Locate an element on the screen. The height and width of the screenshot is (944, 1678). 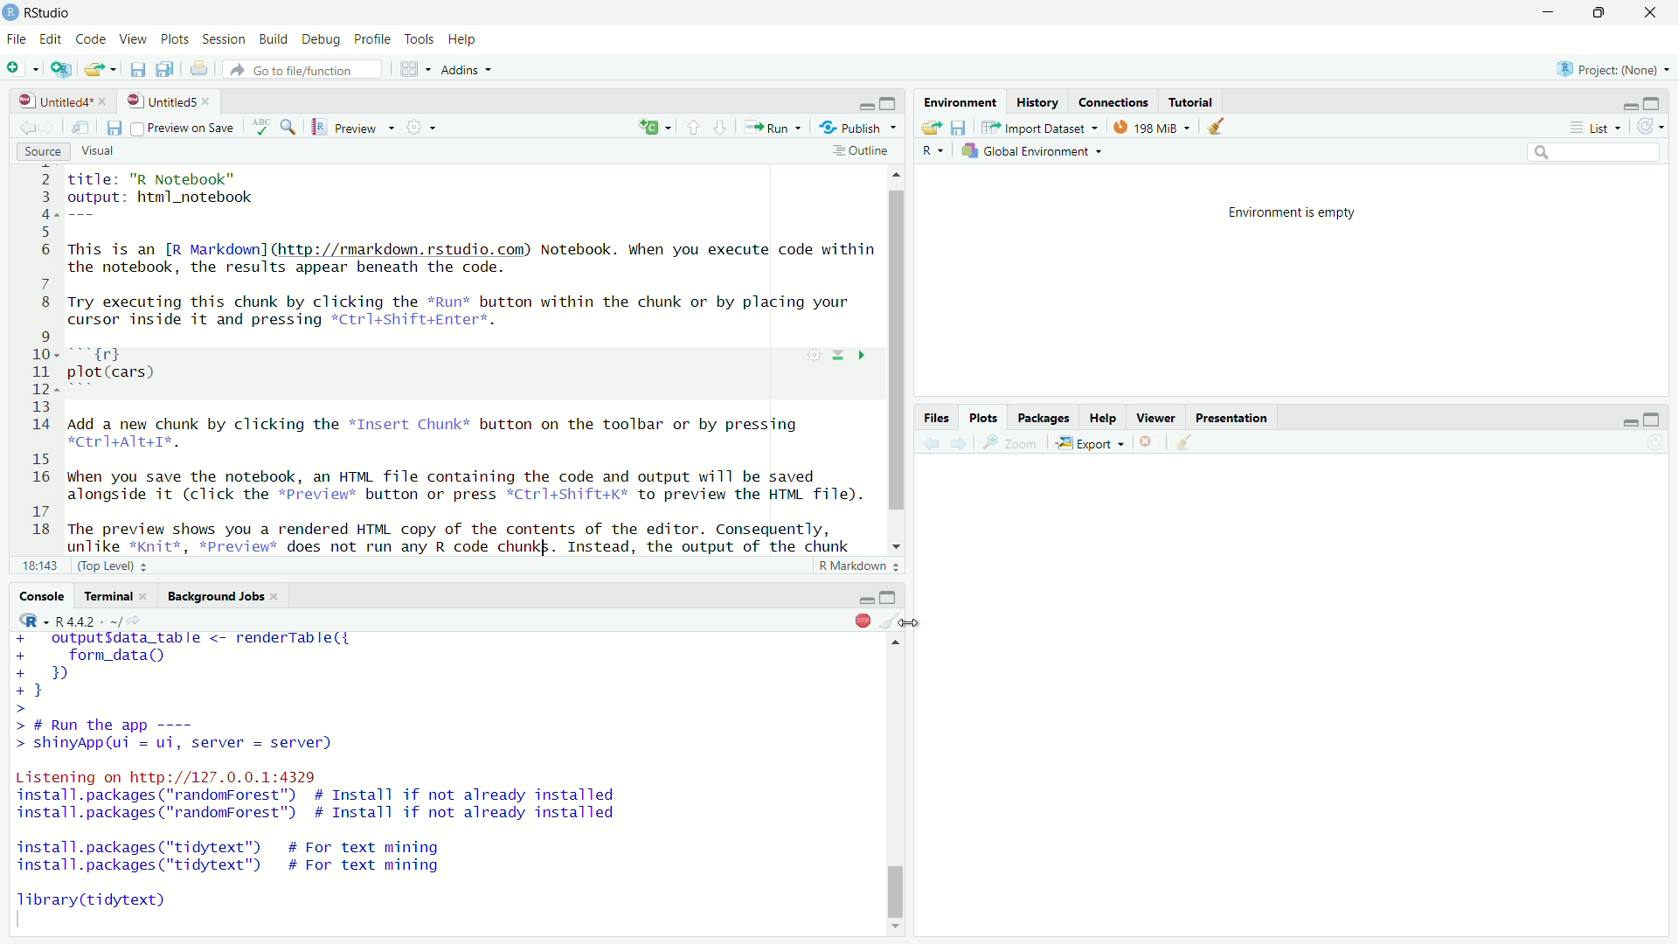
Toys is located at coordinates (419, 40).